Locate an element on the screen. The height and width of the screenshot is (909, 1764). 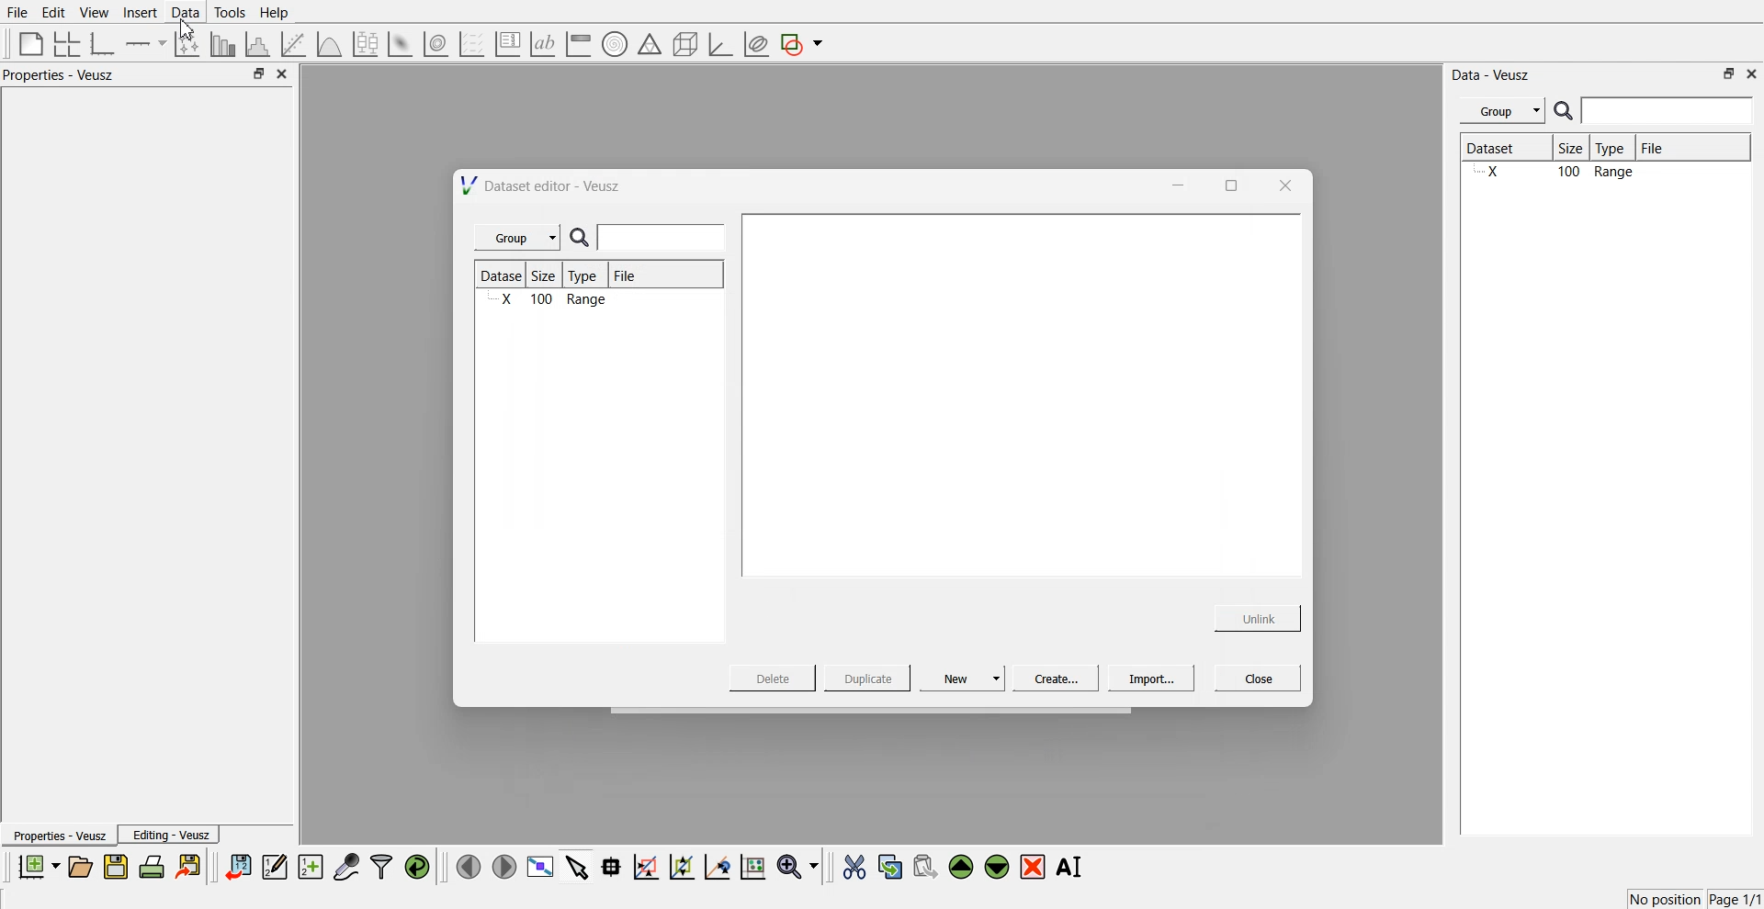
arrange graphs is located at coordinates (63, 43).